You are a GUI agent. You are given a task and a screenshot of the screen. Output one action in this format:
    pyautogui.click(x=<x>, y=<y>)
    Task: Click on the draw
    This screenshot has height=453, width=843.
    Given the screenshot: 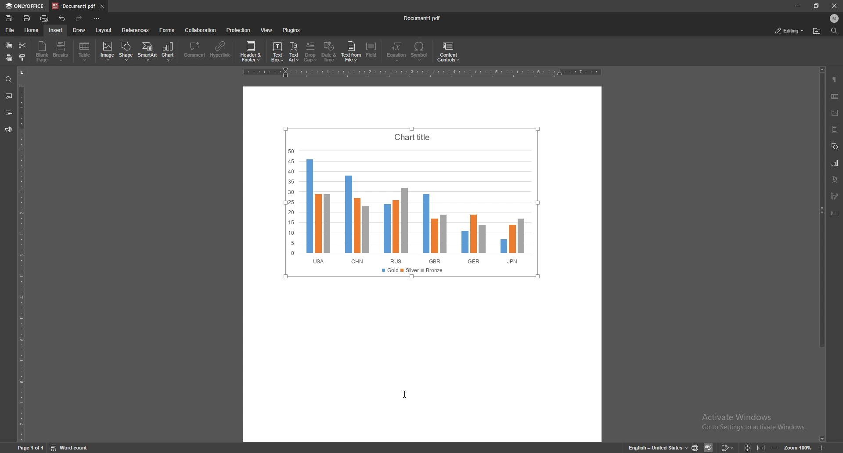 What is the action you would take?
    pyautogui.click(x=80, y=30)
    